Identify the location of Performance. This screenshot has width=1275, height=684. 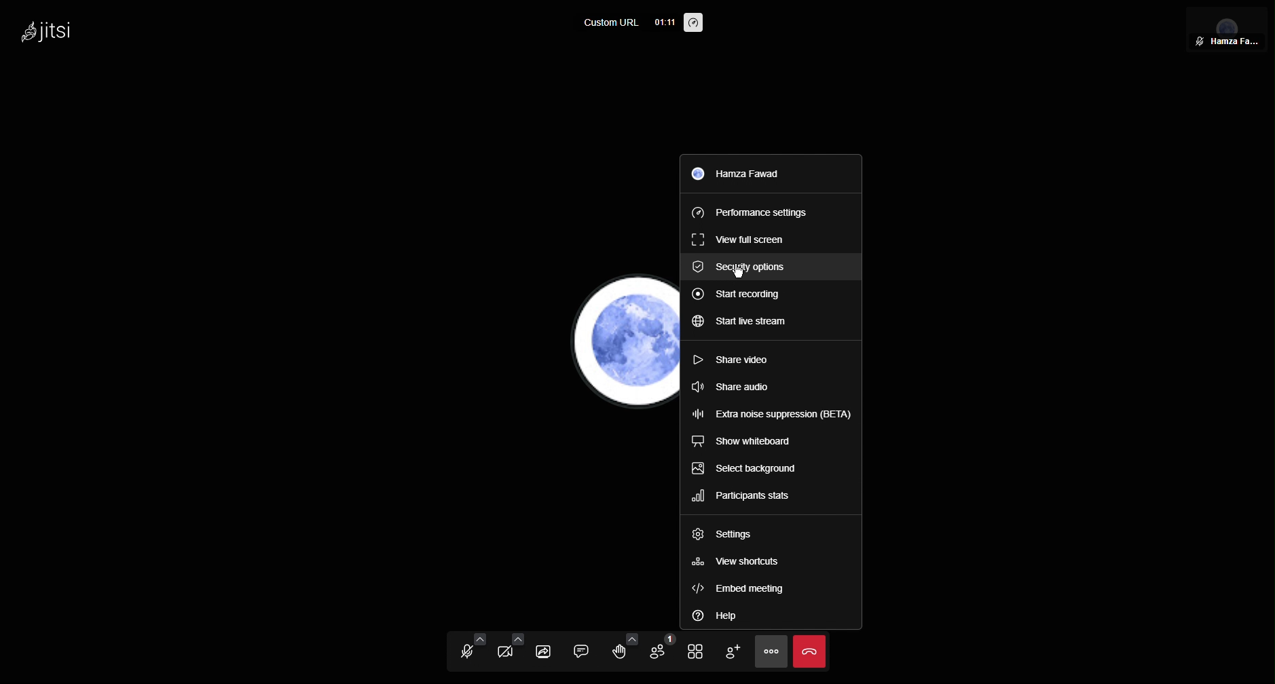
(695, 24).